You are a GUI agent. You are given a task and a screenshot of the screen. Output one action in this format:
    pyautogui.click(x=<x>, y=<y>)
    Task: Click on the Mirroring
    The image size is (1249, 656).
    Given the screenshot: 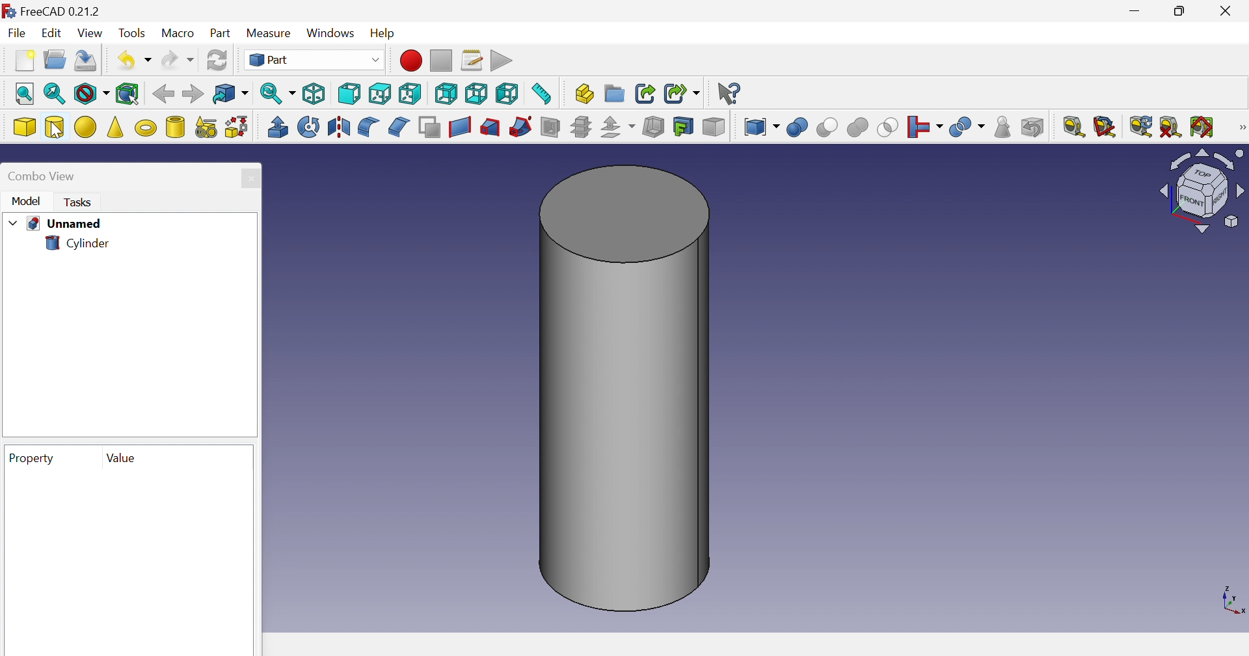 What is the action you would take?
    pyautogui.click(x=338, y=127)
    